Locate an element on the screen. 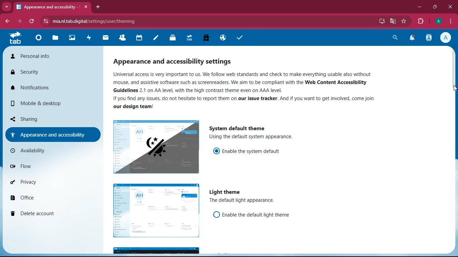 The width and height of the screenshot is (458, 257). scroll bar is located at coordinates (452, 71).